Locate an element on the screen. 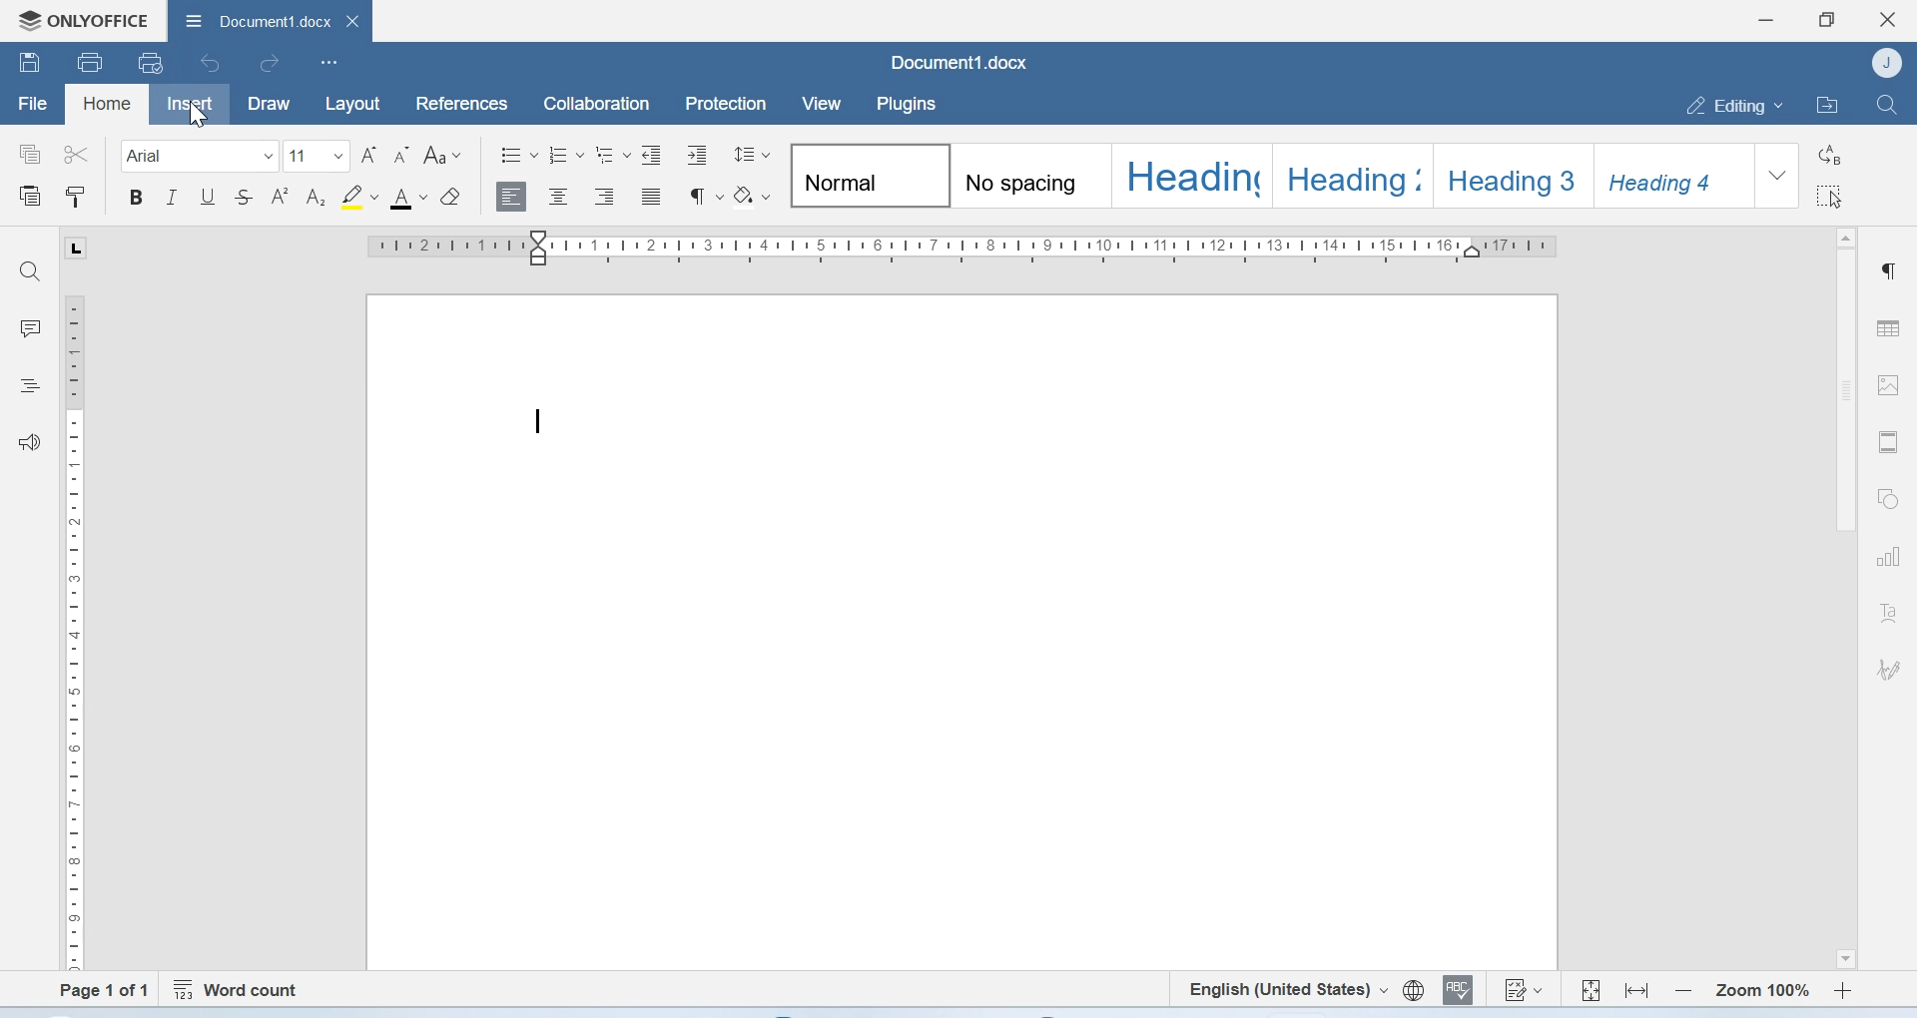 The width and height of the screenshot is (1917, 1018). No spacing is located at coordinates (1024, 176).